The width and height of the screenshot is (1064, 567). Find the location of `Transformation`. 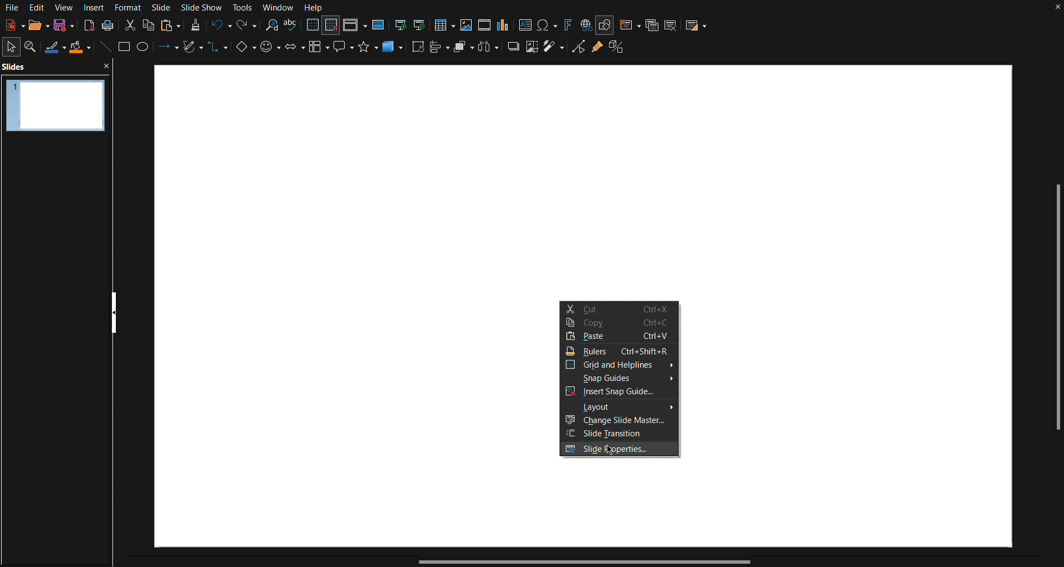

Transformation is located at coordinates (419, 50).